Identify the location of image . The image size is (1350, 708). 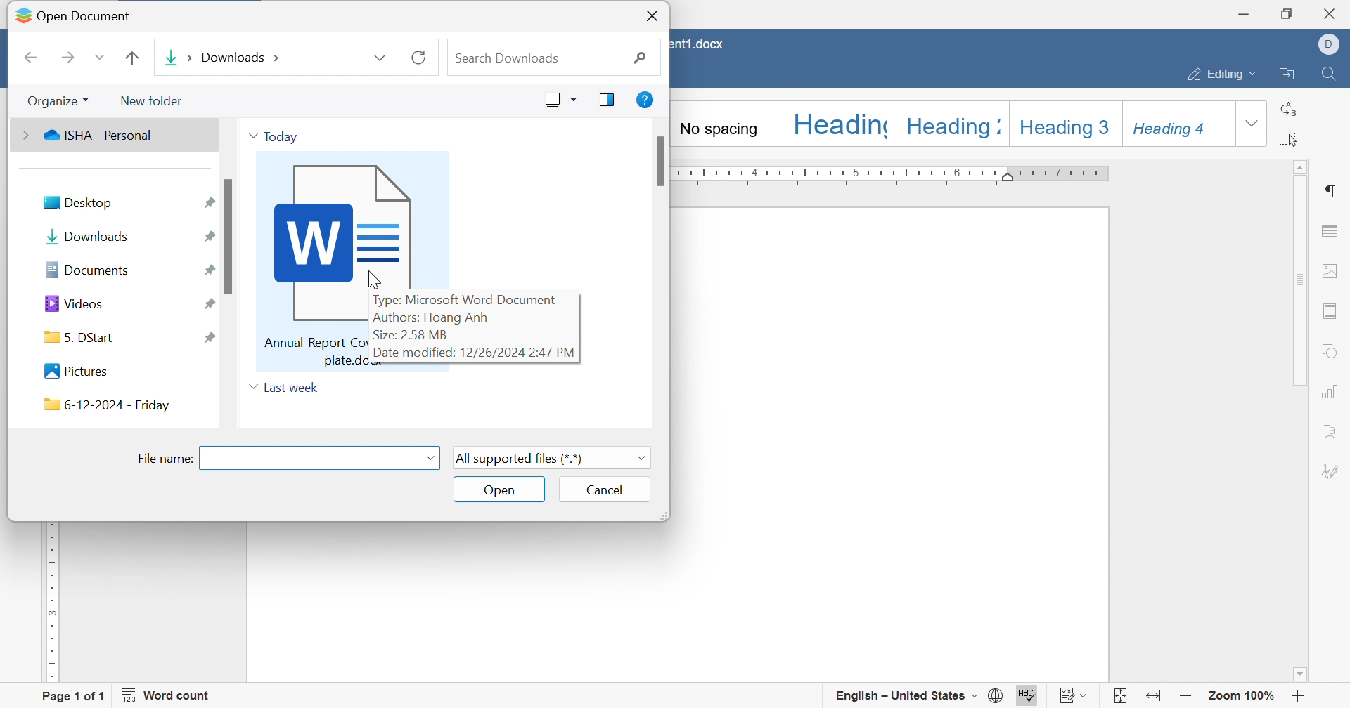
(307, 329).